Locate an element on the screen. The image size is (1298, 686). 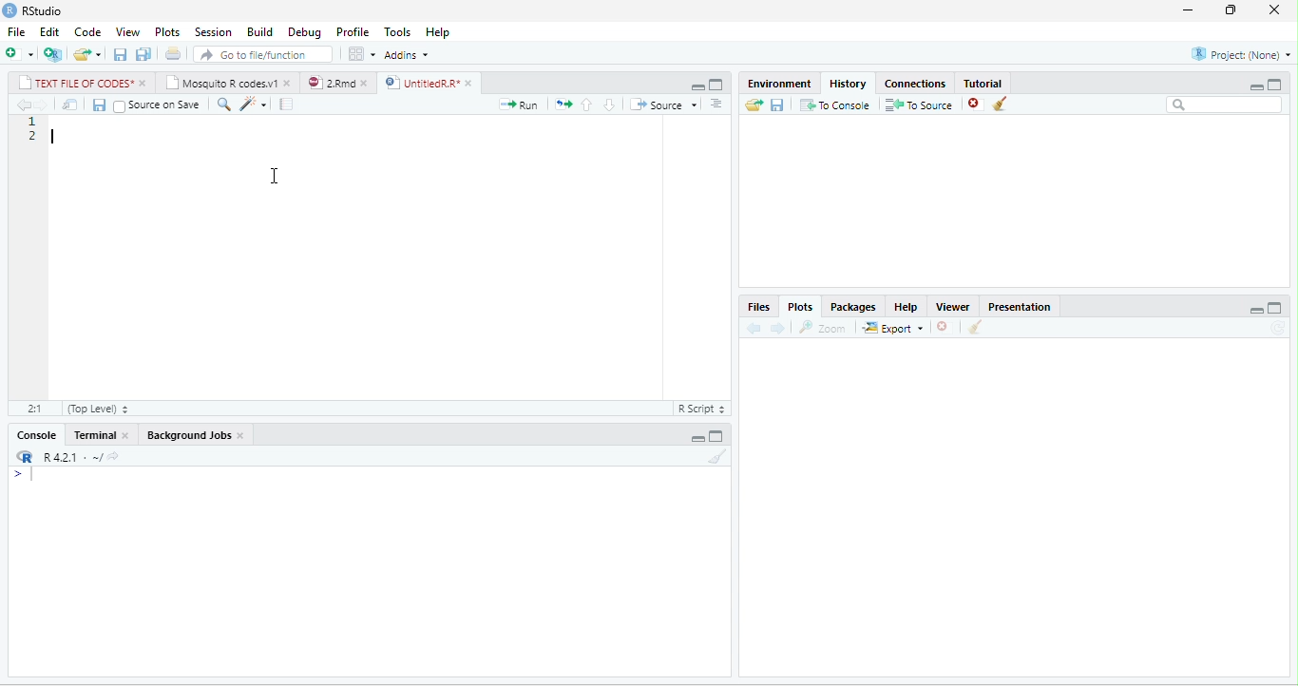
rerun is located at coordinates (563, 105).